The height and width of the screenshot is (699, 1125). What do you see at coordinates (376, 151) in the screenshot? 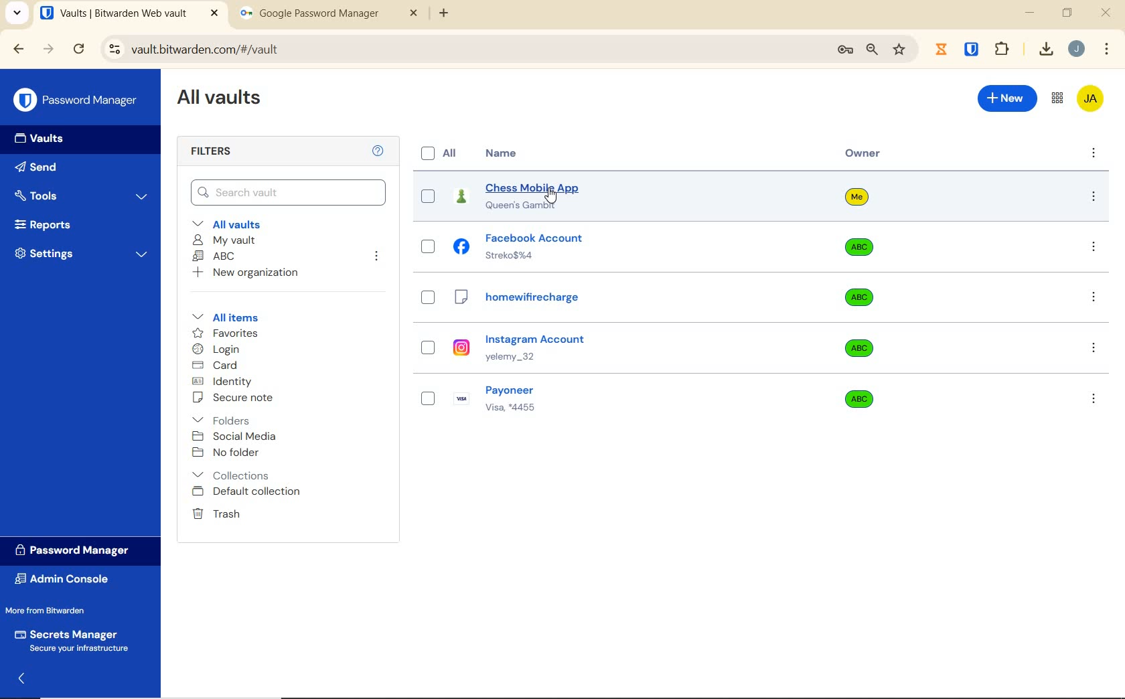
I see `Help` at bounding box center [376, 151].